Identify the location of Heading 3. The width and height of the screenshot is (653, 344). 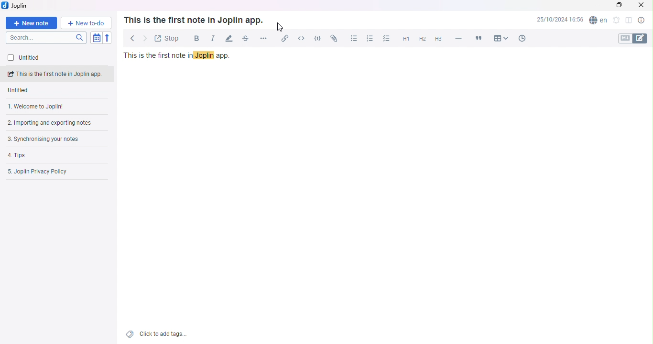
(437, 40).